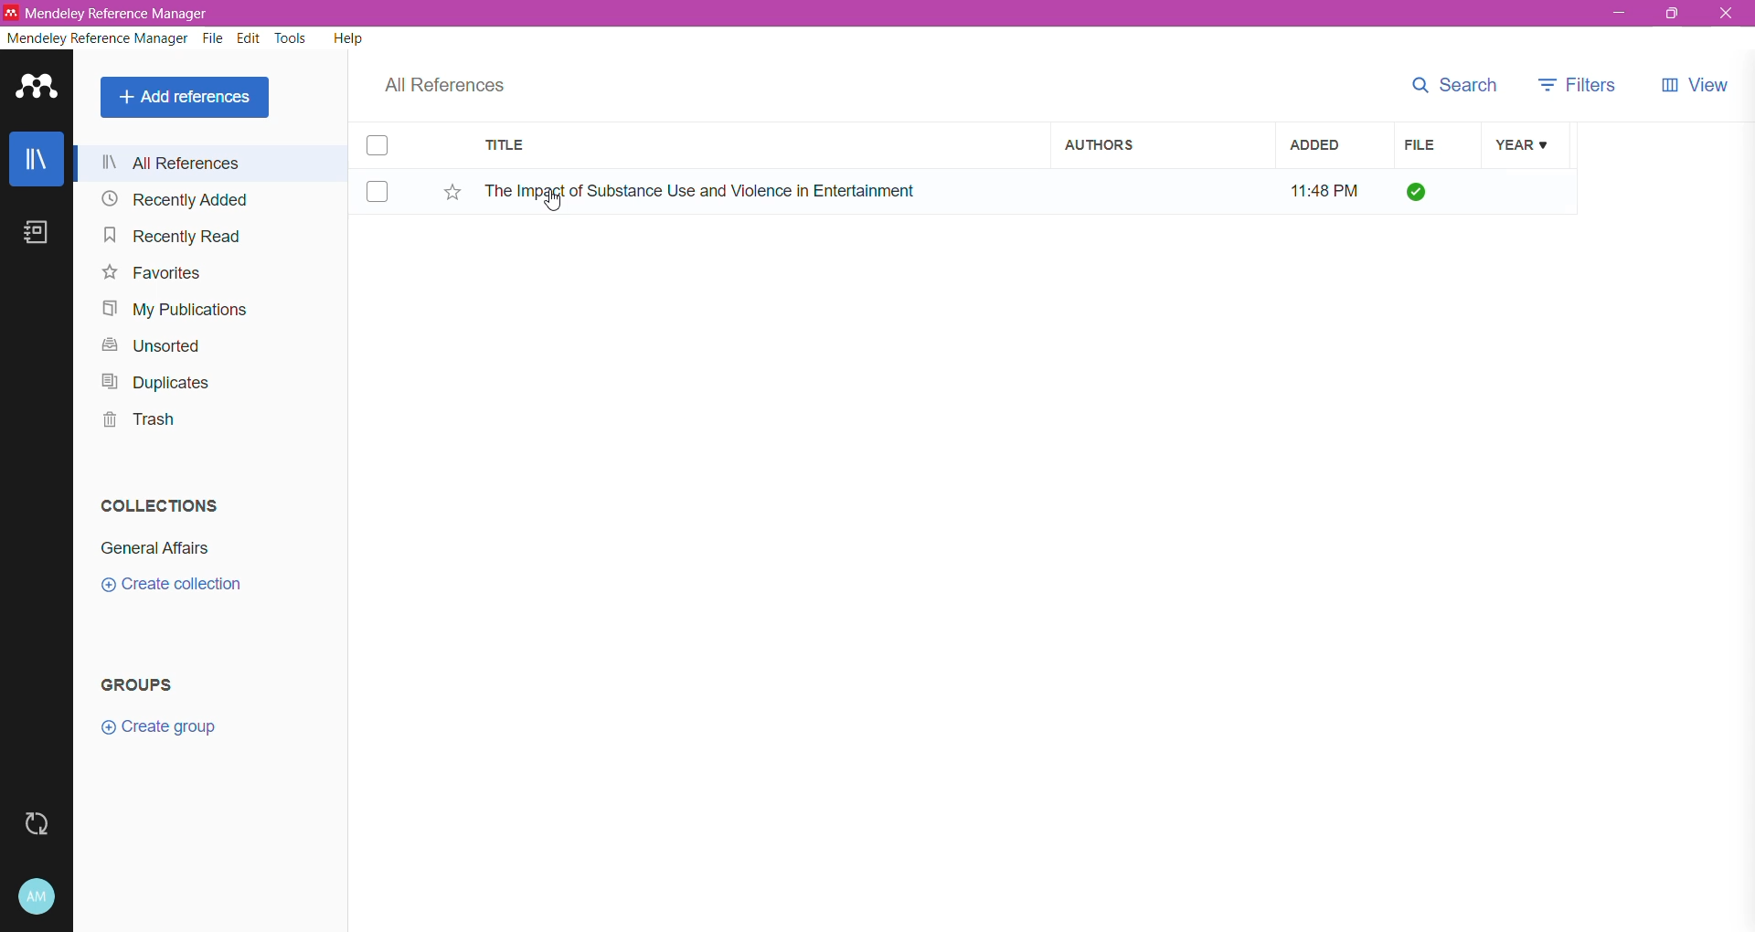 This screenshot has height=932, width=1755. Describe the element at coordinates (762, 191) in the screenshot. I see `Reference Item title` at that location.